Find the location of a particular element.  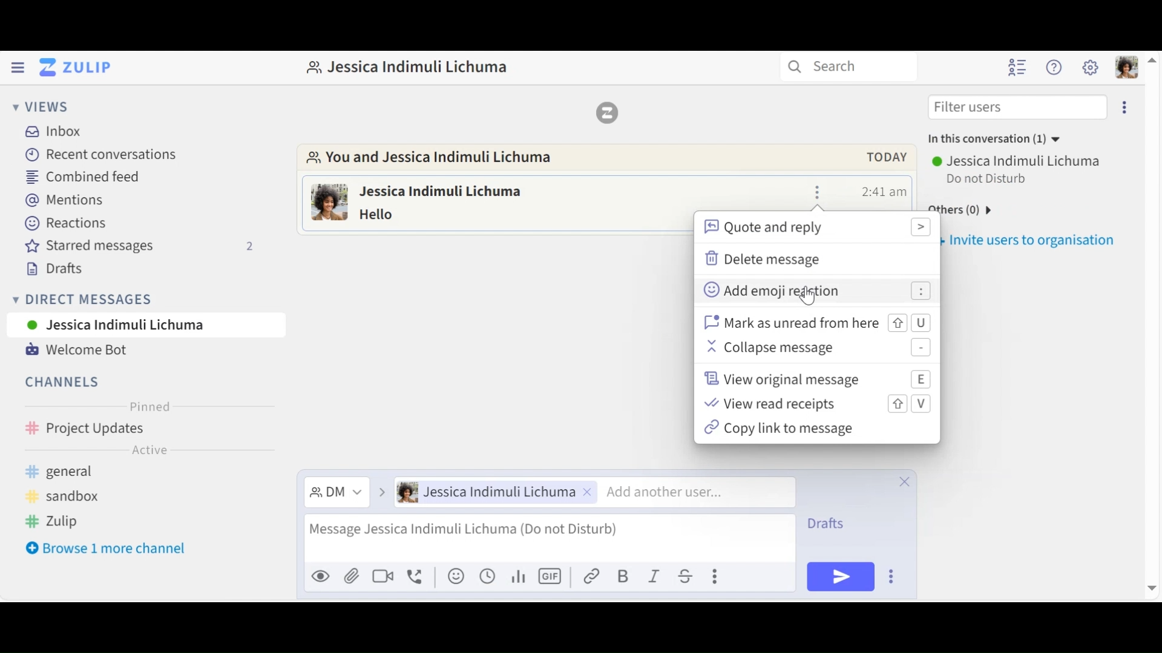

user profile is located at coordinates (330, 204).